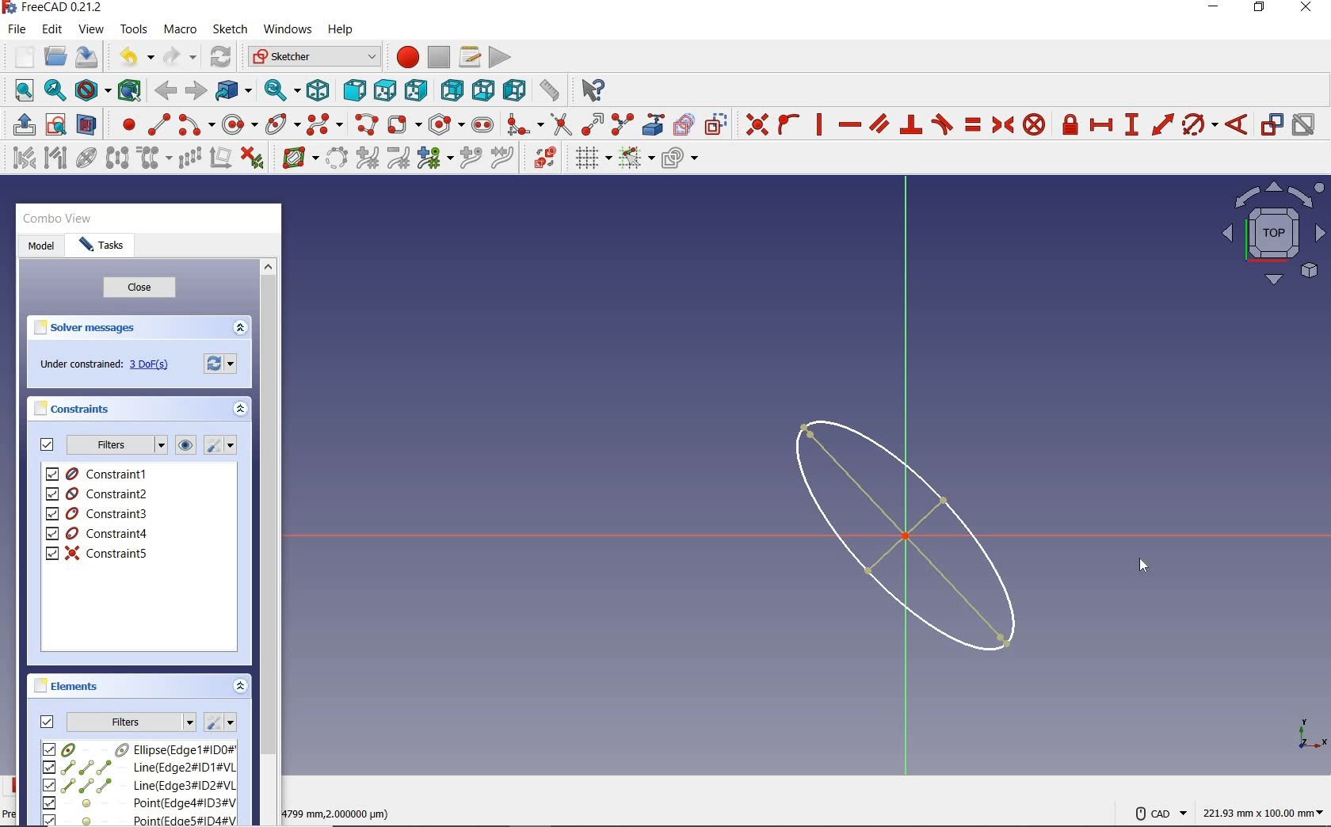  What do you see at coordinates (943, 123) in the screenshot?
I see `constrain tangent` at bounding box center [943, 123].